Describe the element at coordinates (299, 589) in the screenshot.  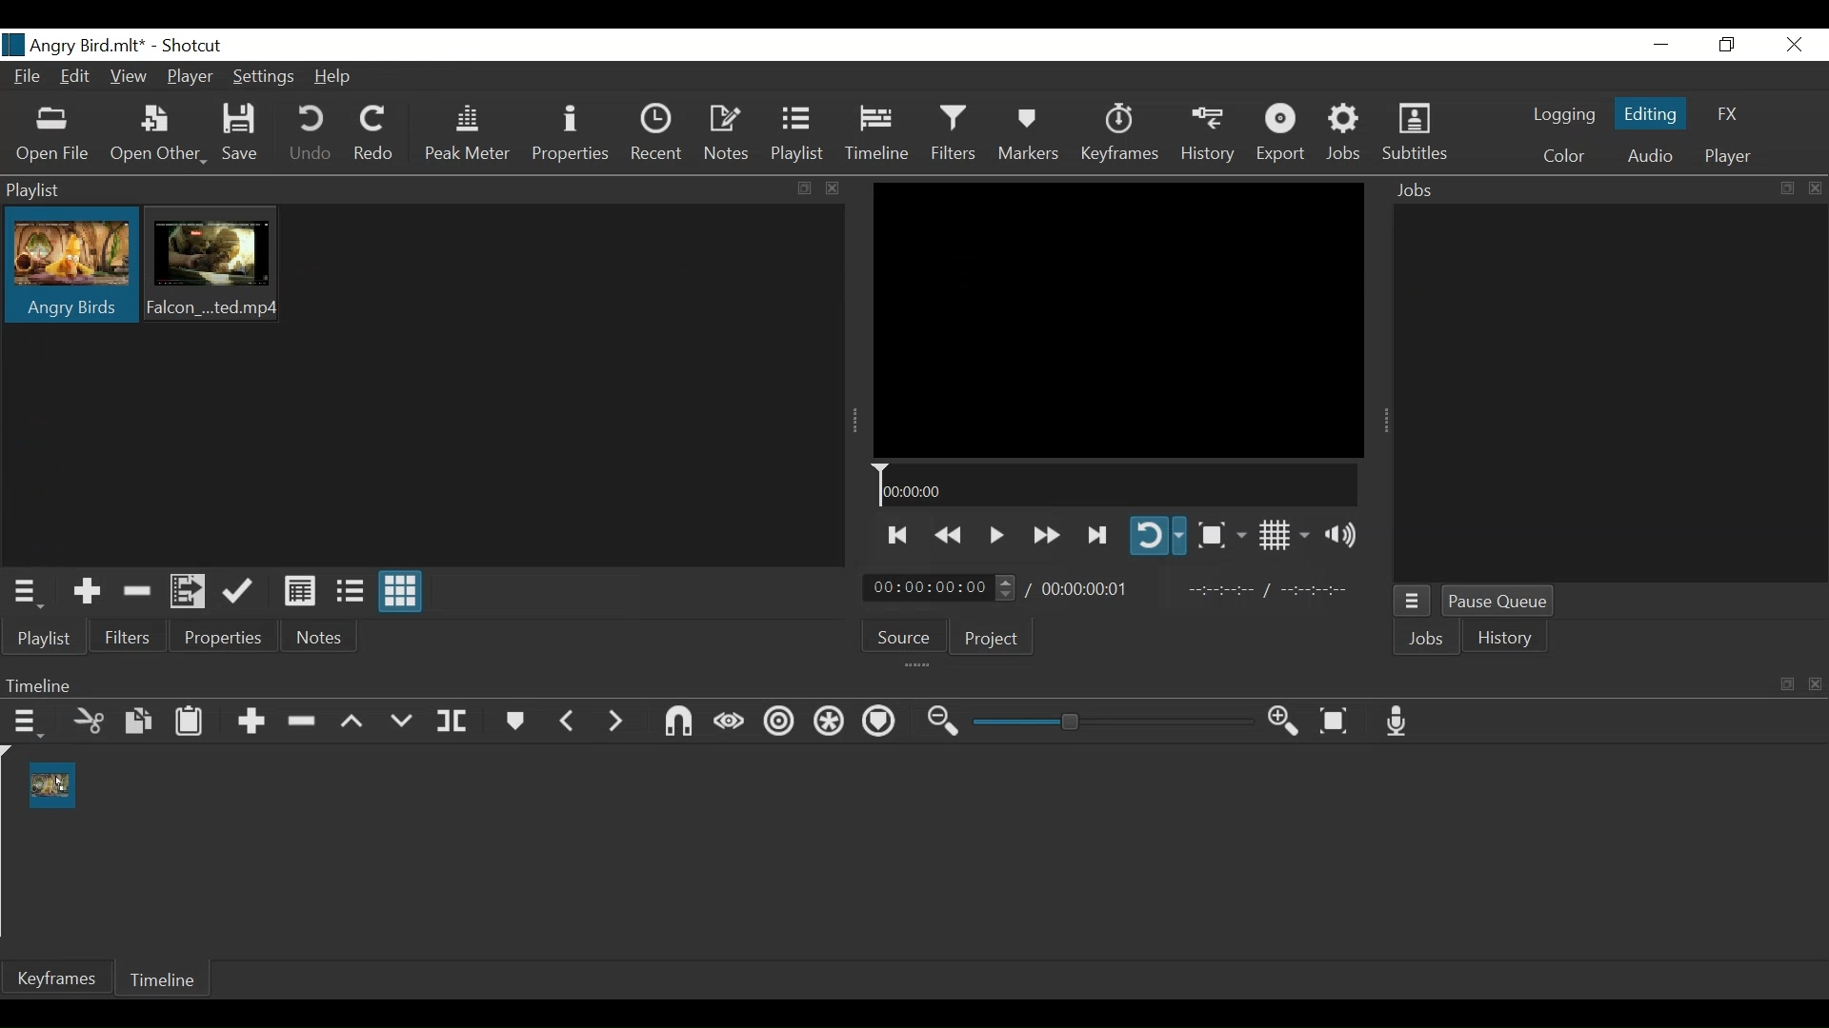
I see `View as Detail` at that location.